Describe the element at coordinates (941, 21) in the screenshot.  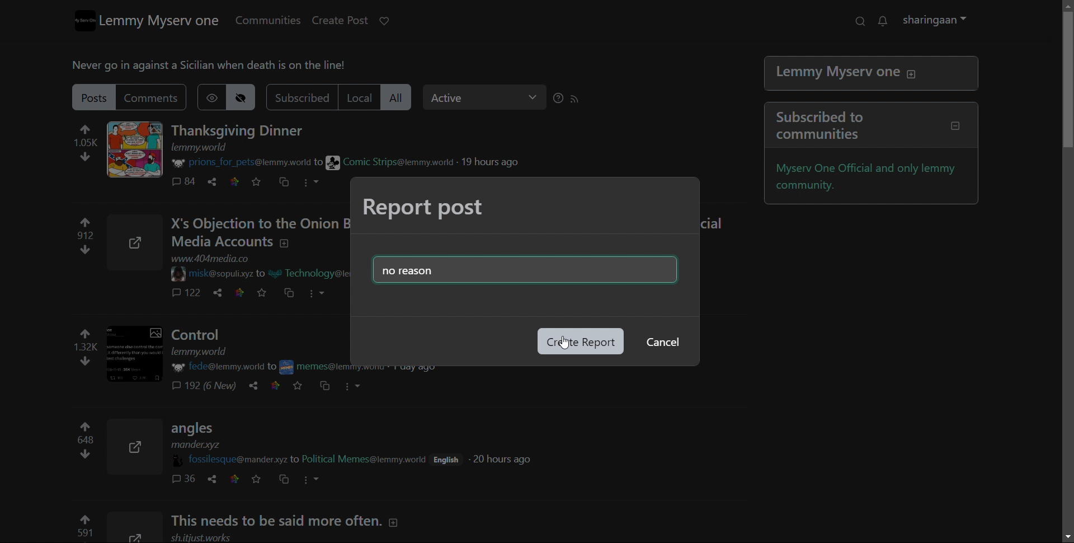
I see `sharingaan(profile)` at that location.